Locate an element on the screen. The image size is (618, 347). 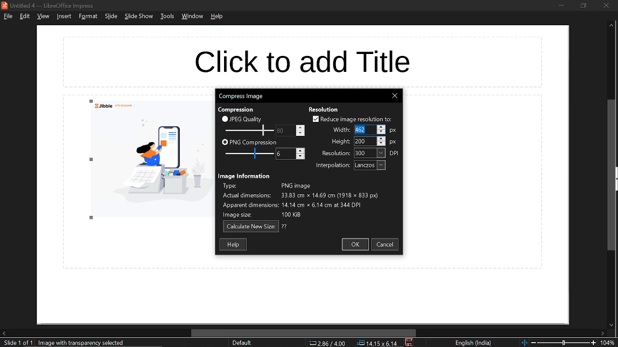
width unit: px is located at coordinates (393, 131).